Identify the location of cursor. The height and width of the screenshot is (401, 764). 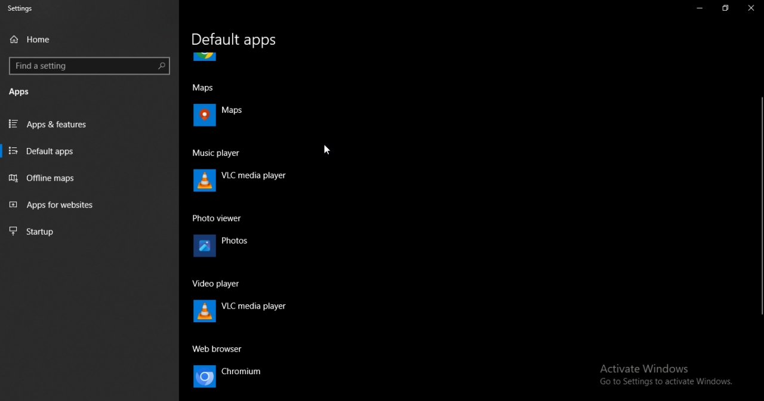
(330, 149).